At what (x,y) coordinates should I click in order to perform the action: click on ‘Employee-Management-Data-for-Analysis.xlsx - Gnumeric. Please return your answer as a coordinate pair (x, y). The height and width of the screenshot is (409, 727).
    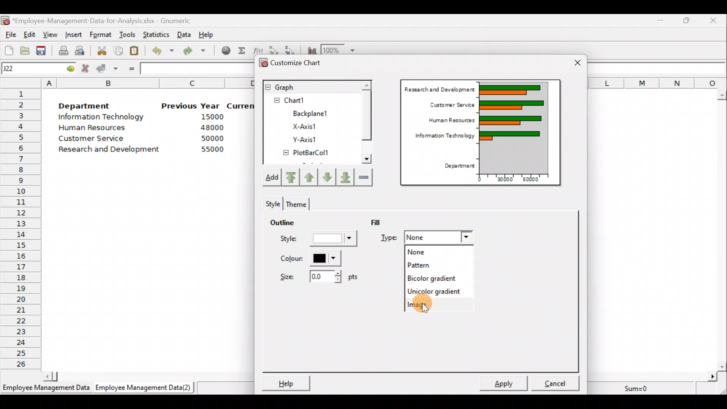
    Looking at the image, I should click on (109, 21).